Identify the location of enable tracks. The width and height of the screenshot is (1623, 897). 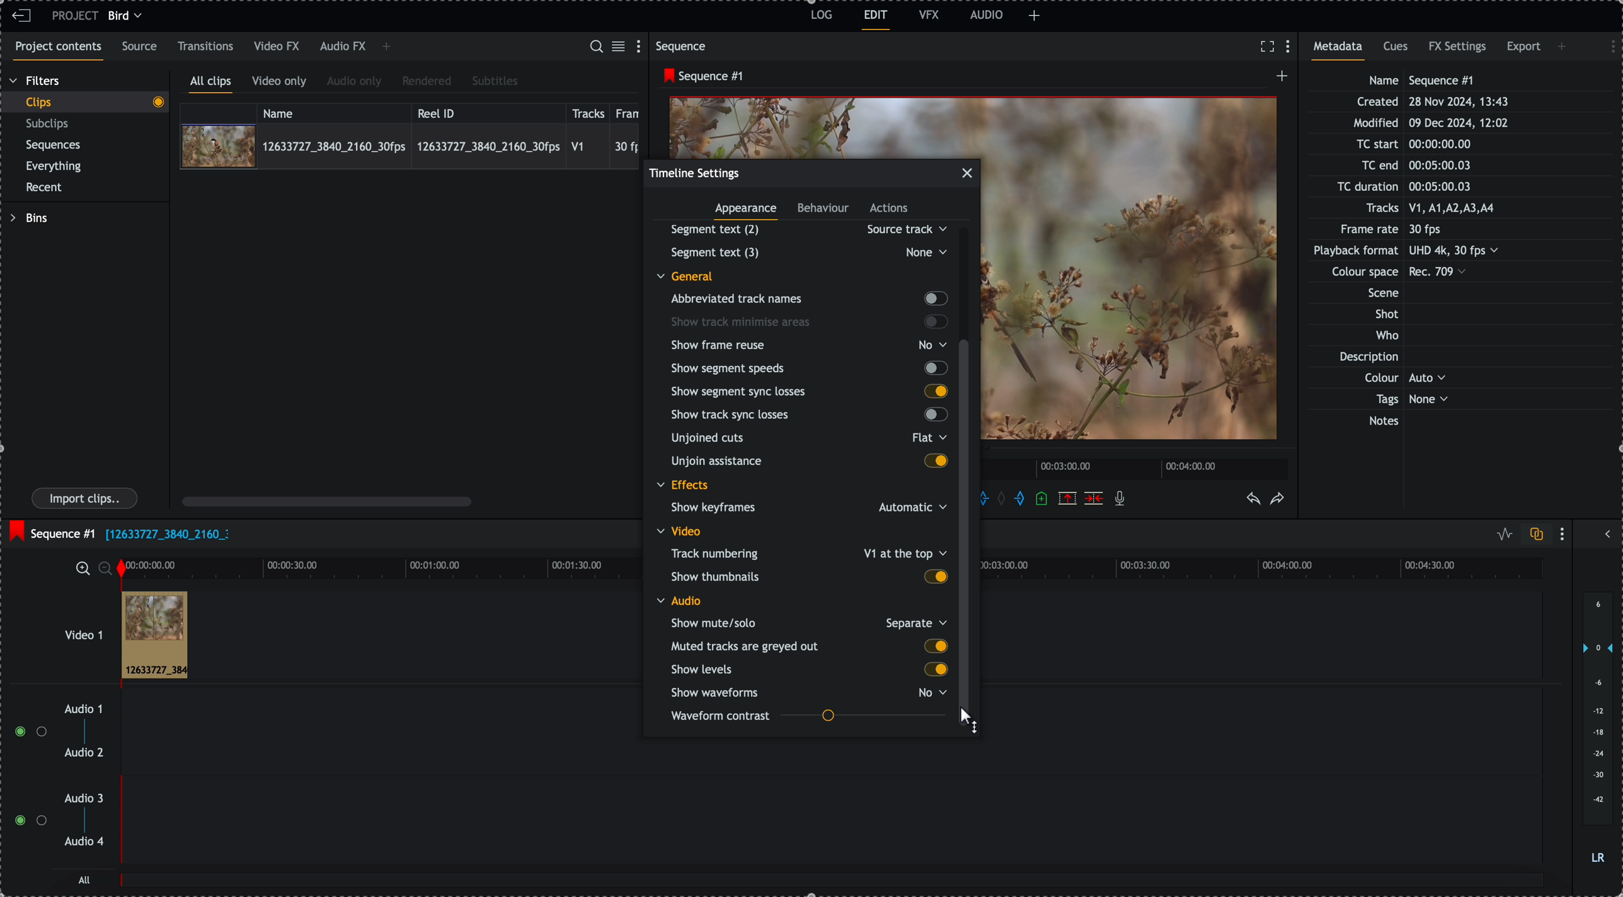
(25, 777).